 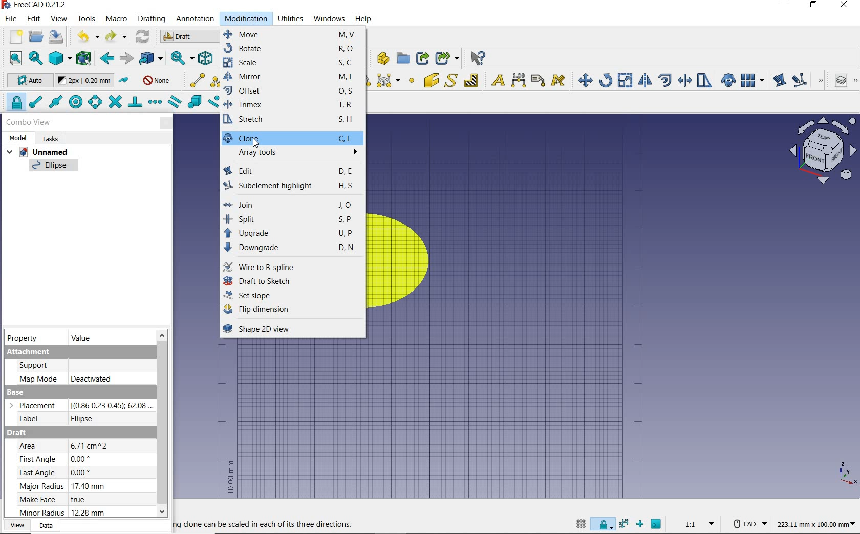 I want to click on fit selection, so click(x=35, y=58).